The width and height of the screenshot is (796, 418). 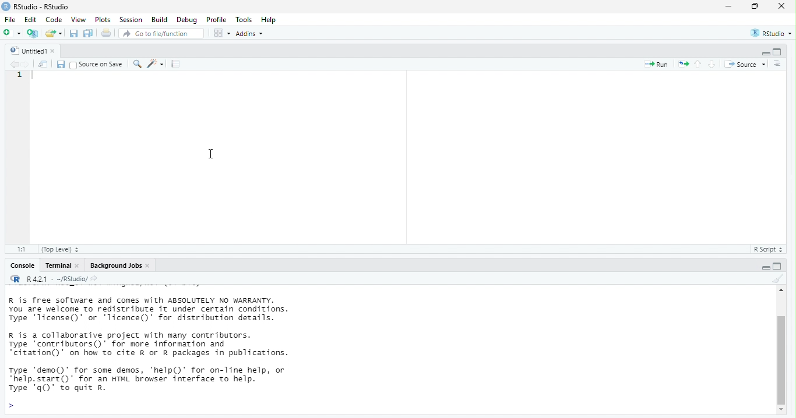 I want to click on File, so click(x=10, y=20).